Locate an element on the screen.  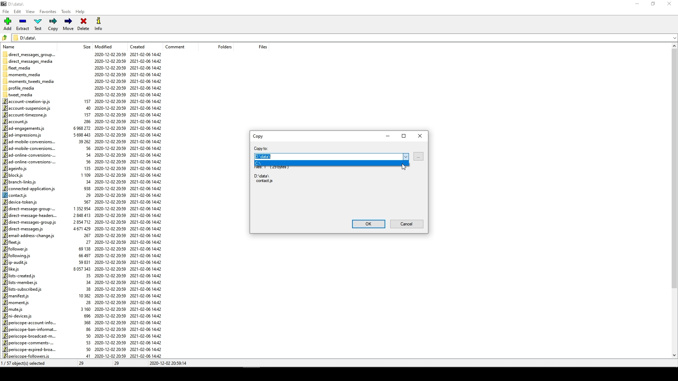
branch-links.js is located at coordinates (21, 182).